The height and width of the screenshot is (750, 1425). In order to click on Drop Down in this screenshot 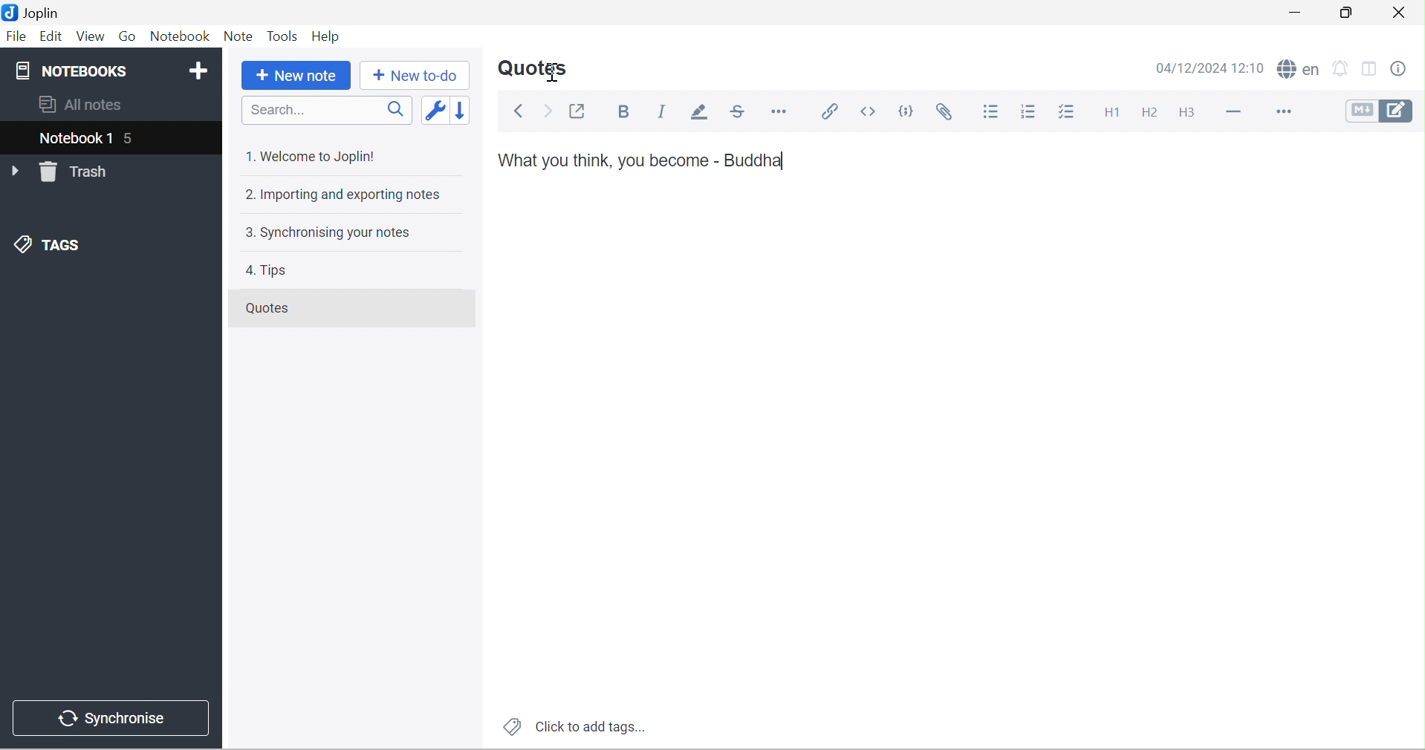, I will do `click(16, 172)`.